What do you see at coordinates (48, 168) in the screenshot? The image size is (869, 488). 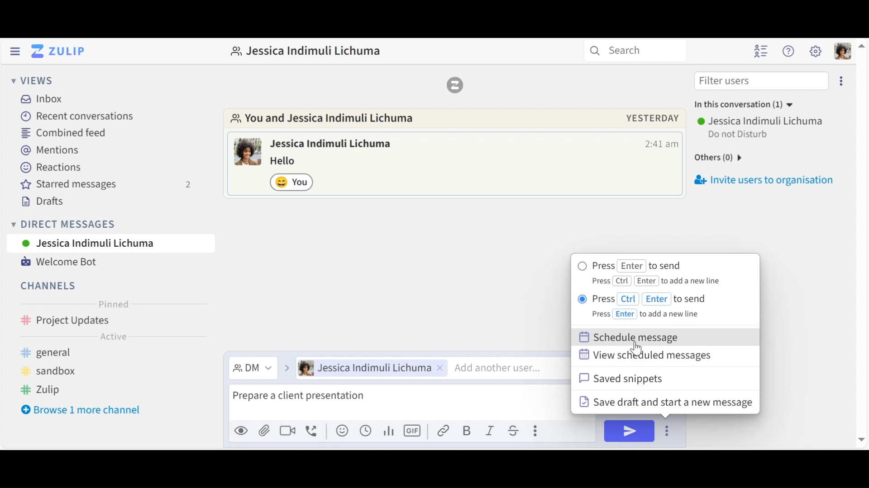 I see `Reactions` at bounding box center [48, 168].